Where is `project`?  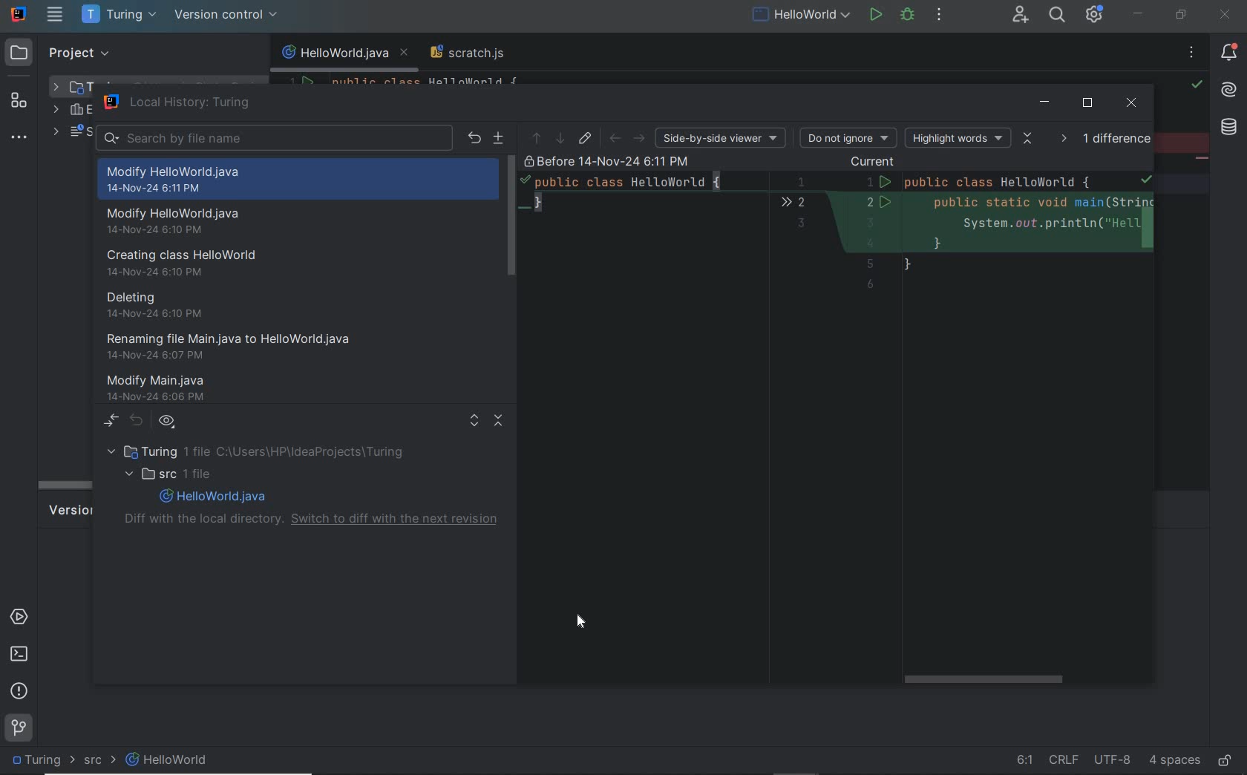 project is located at coordinates (61, 53).